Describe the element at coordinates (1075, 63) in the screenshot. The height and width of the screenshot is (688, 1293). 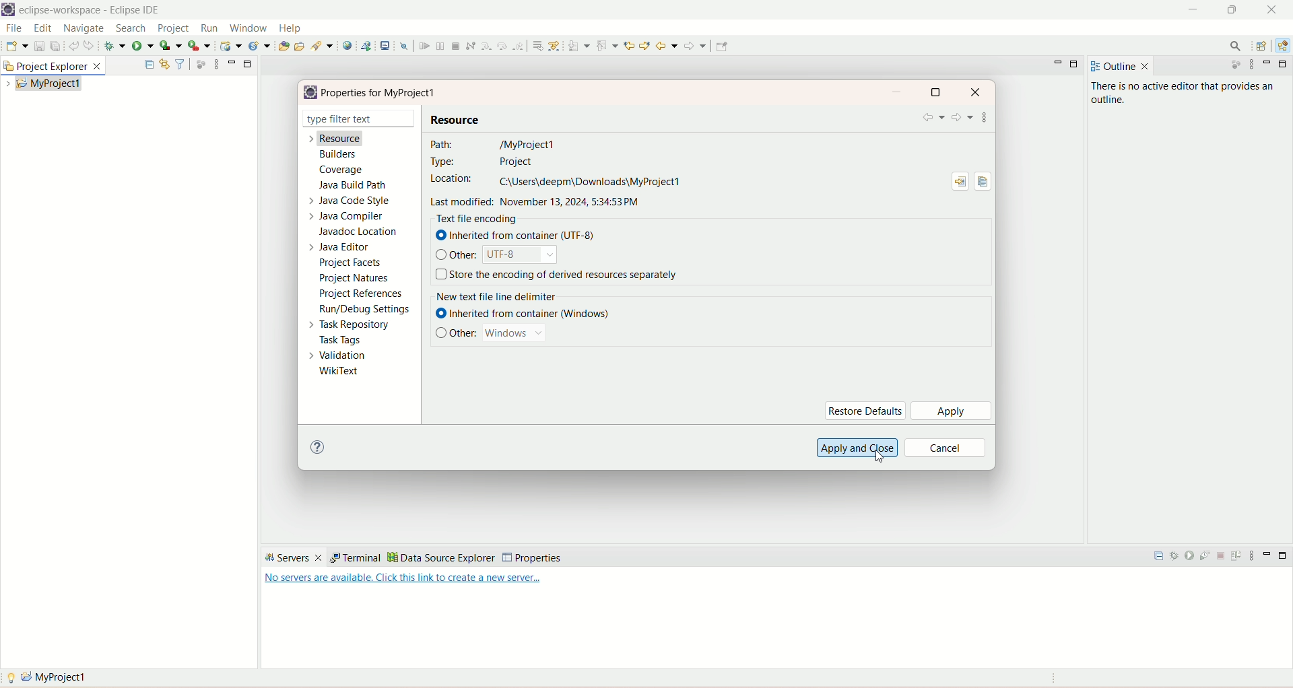
I see `maximize` at that location.